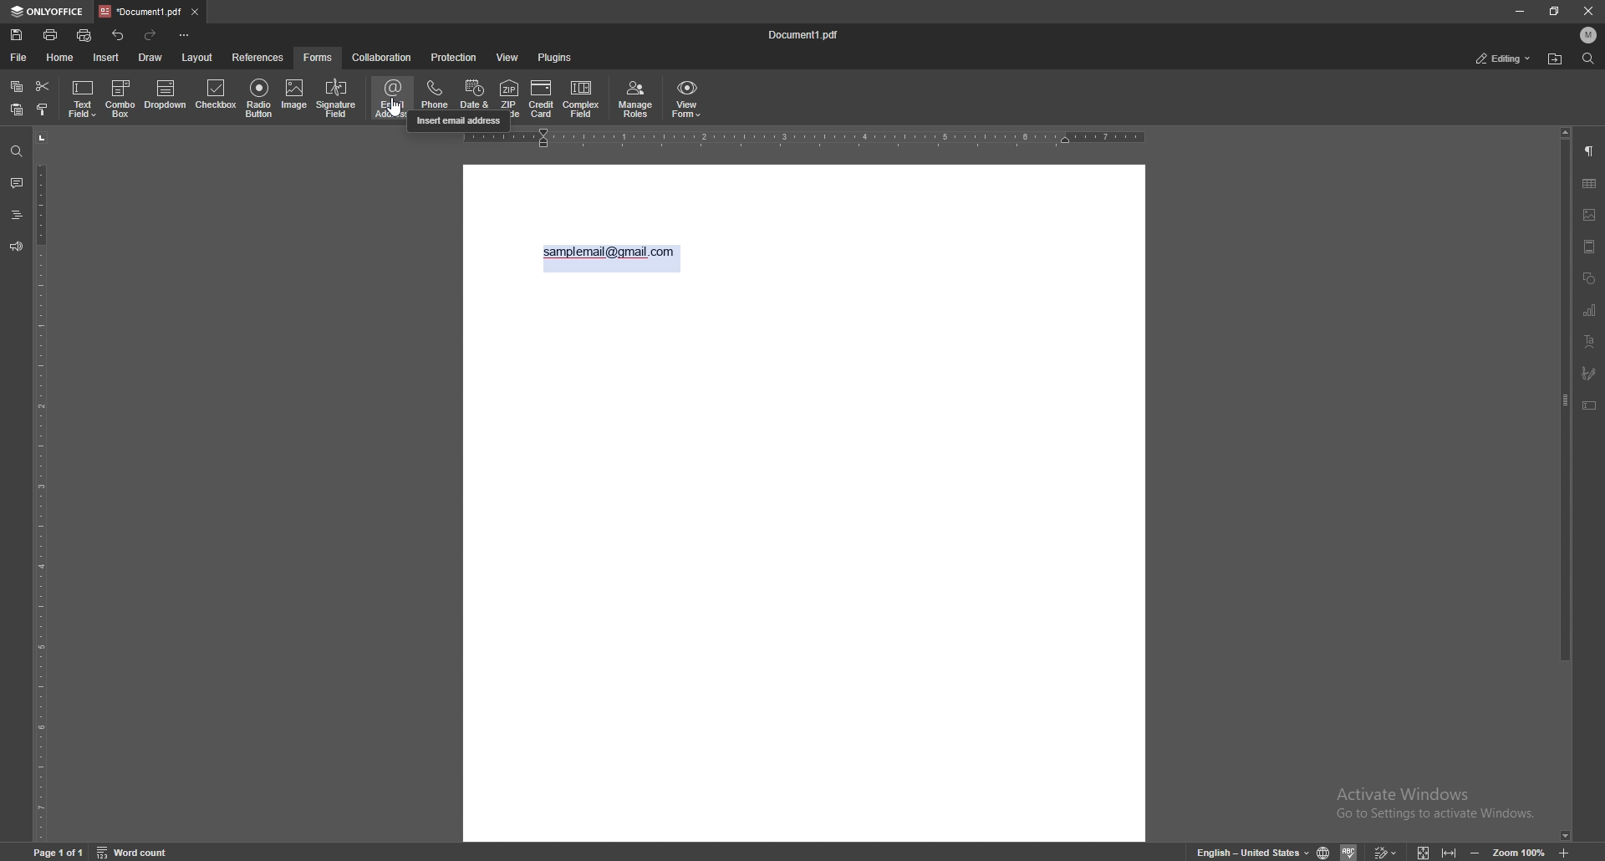 The image size is (1605, 861). I want to click on view form, so click(687, 99).